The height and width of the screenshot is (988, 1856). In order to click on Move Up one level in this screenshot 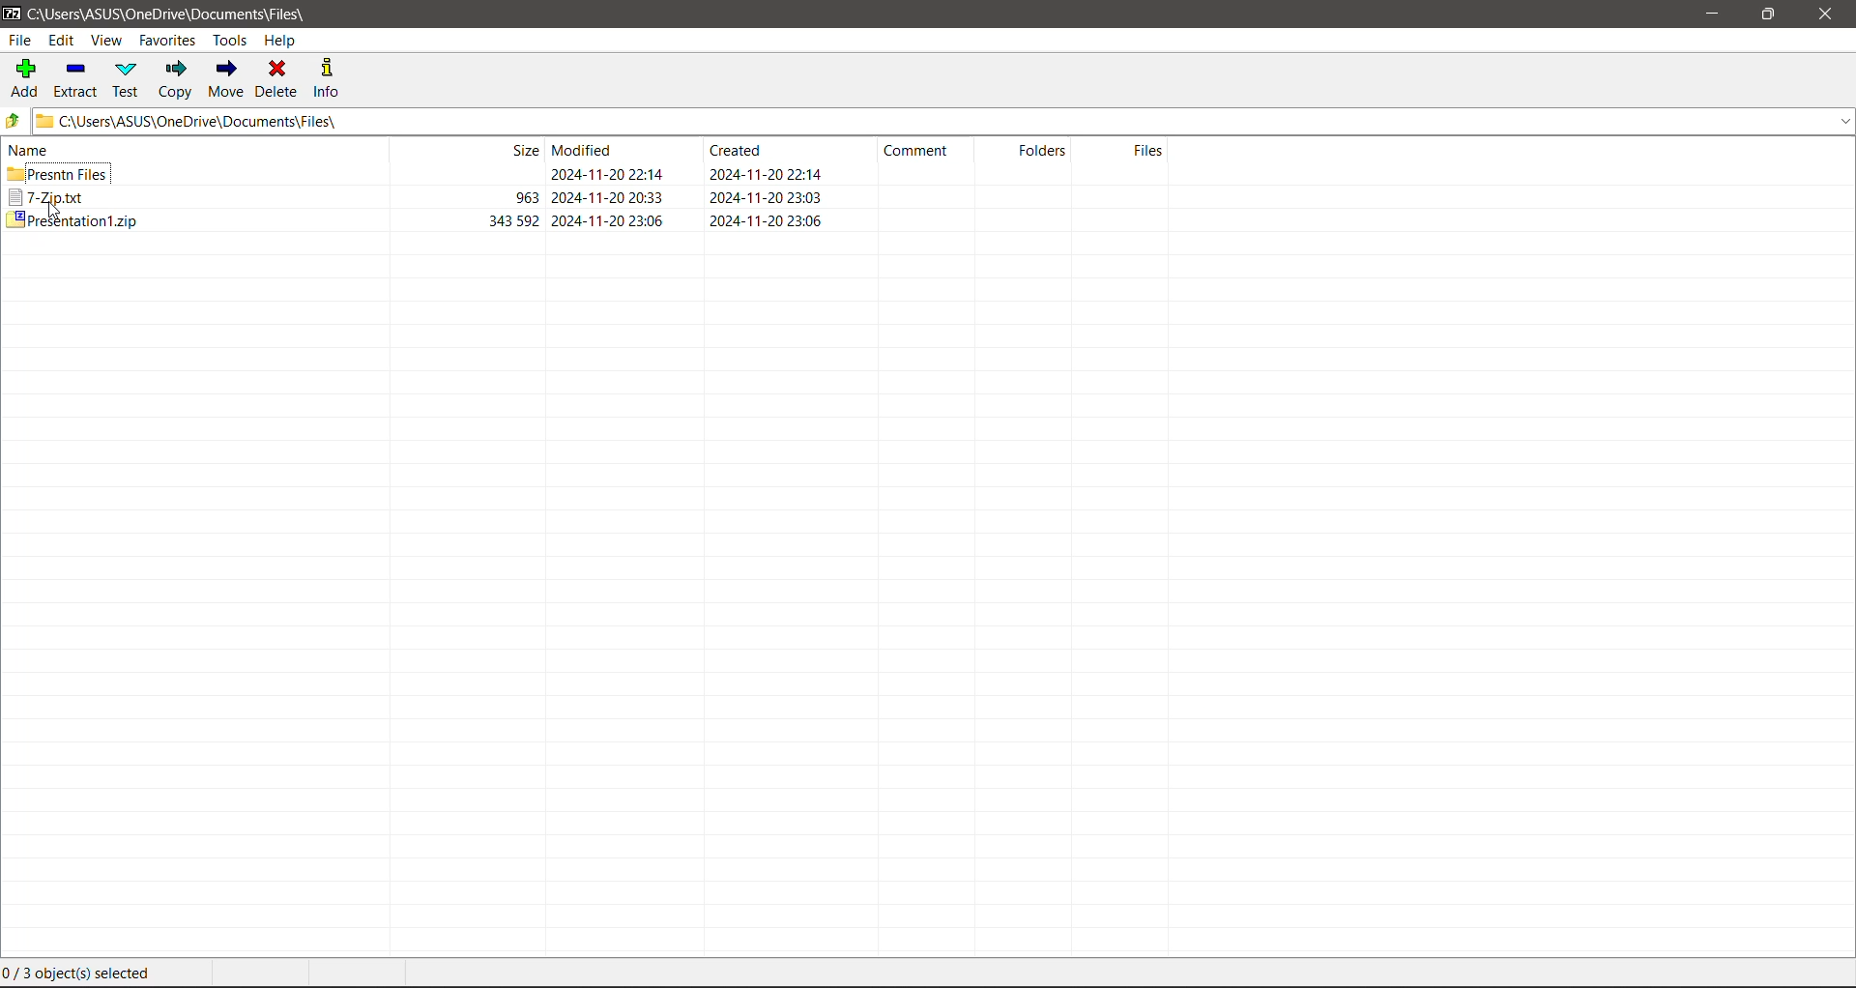, I will do `click(13, 121)`.